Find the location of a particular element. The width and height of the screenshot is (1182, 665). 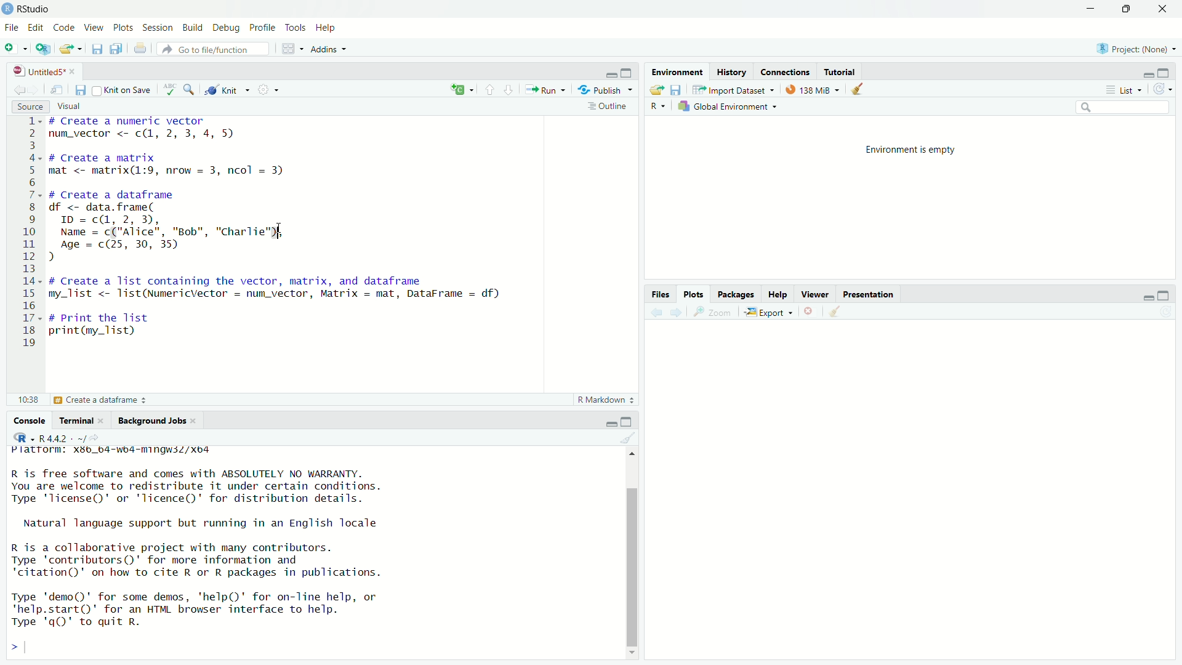

upward is located at coordinates (492, 89).